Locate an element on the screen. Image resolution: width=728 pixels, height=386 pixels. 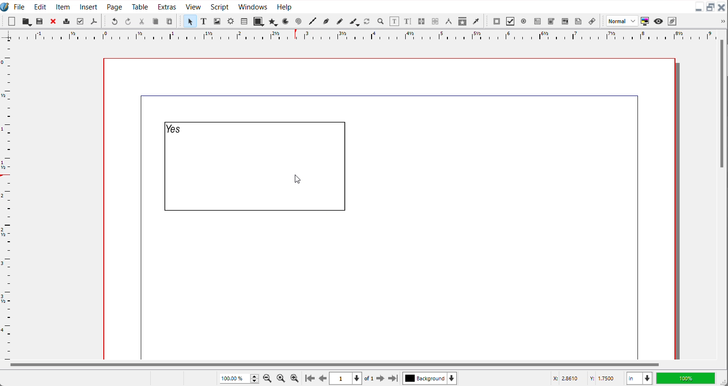
Help is located at coordinates (284, 6).